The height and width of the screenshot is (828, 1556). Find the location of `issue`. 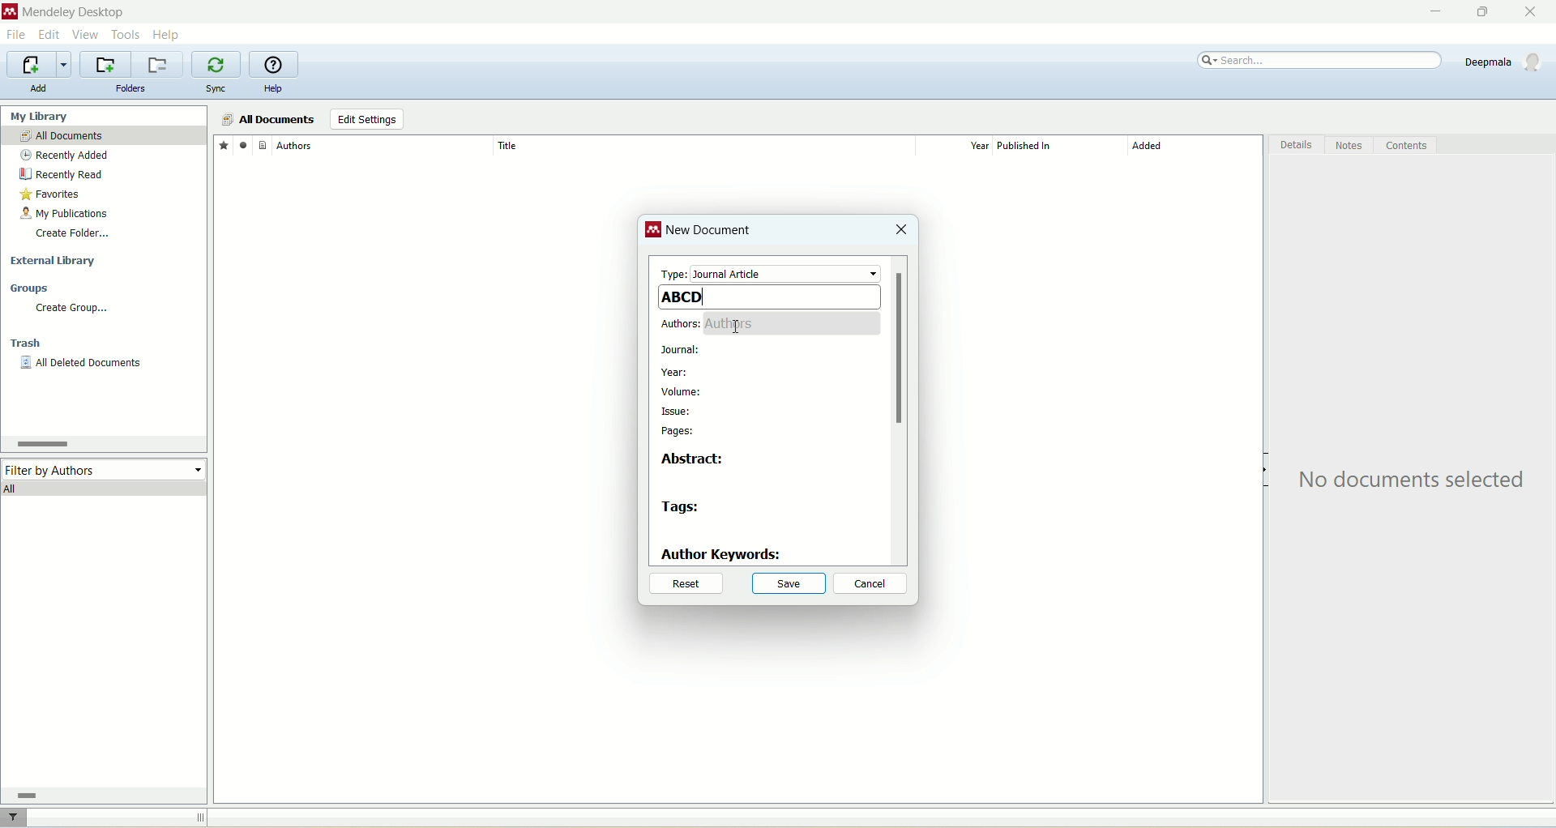

issue is located at coordinates (677, 413).